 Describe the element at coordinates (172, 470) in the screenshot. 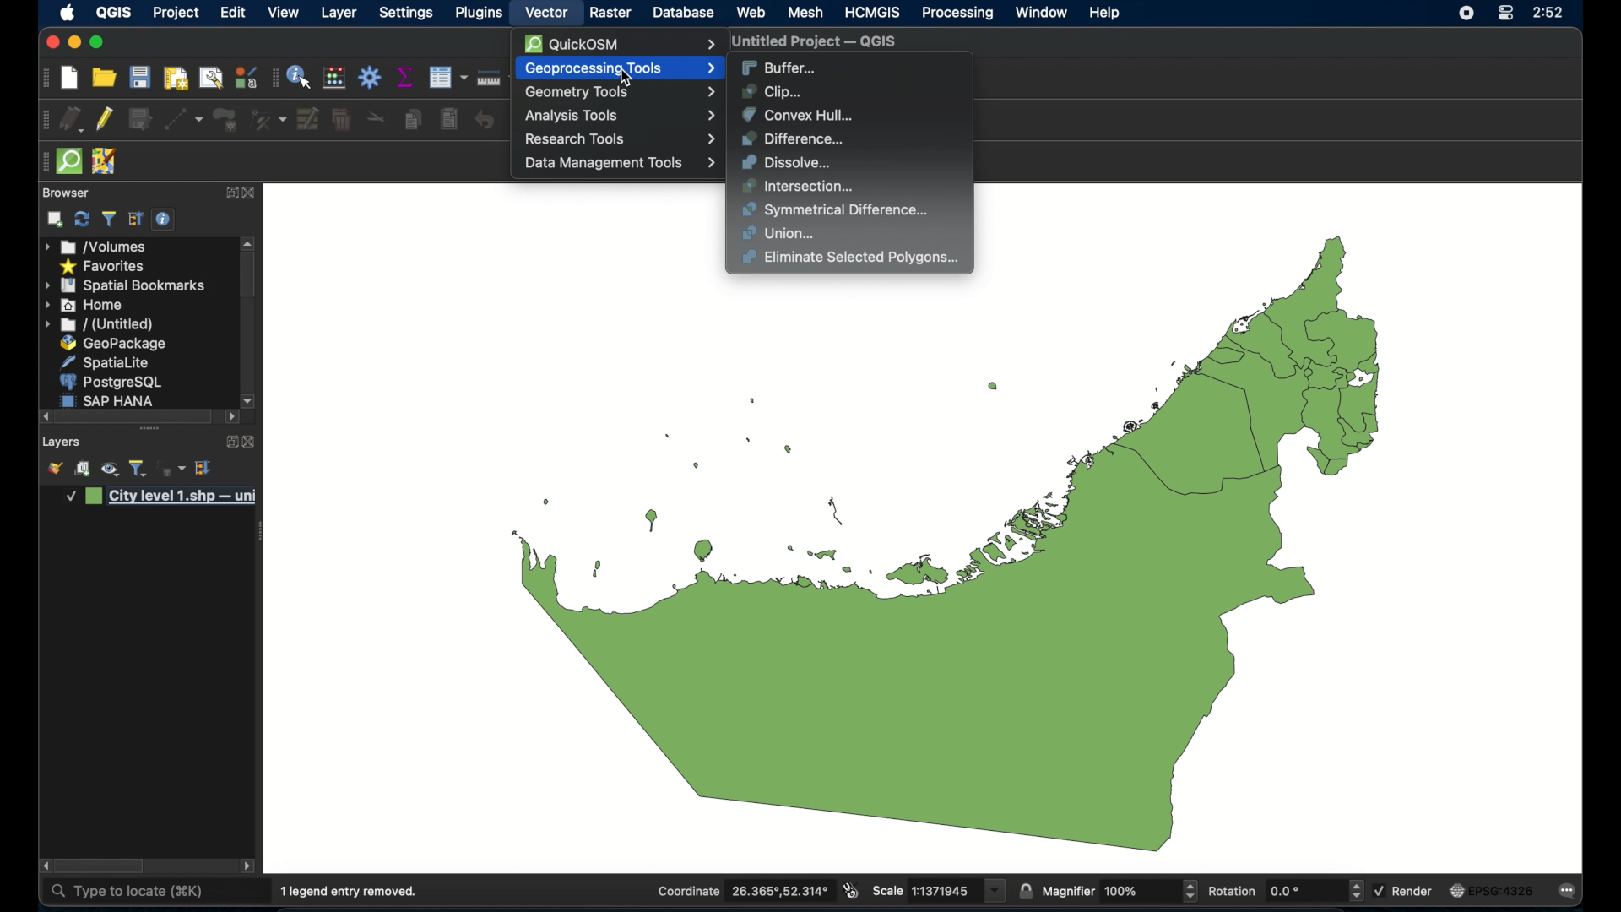

I see `fileter legend by expression` at that location.